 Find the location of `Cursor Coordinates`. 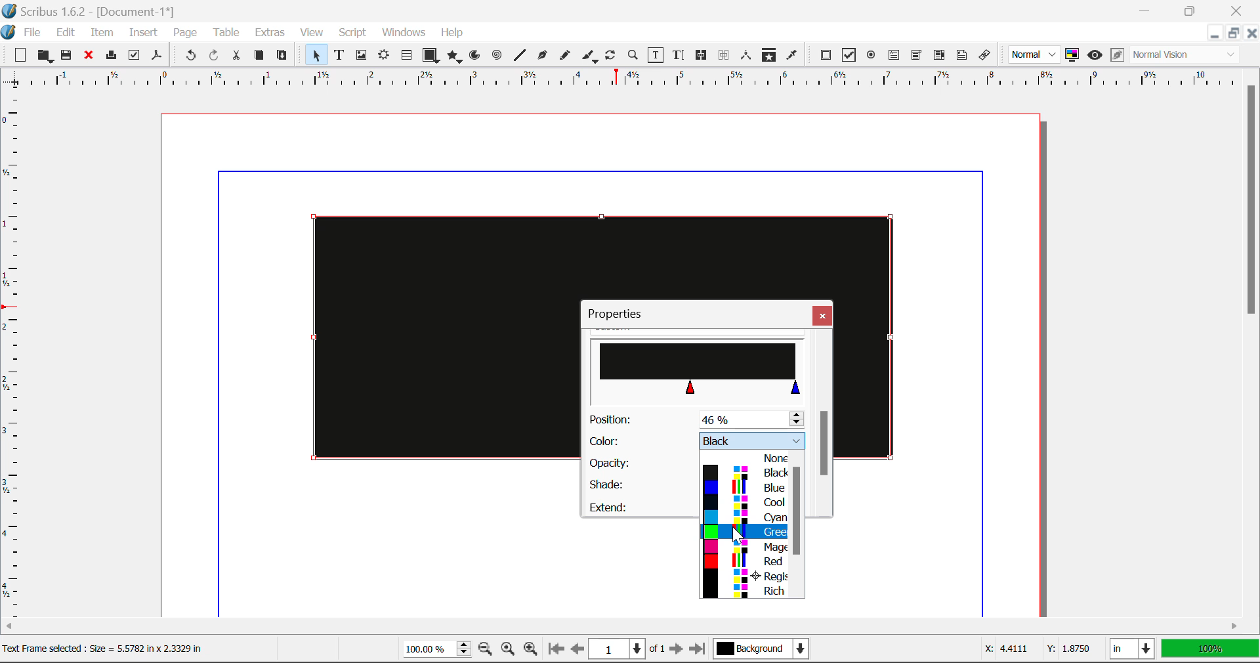

Cursor Coordinates is located at coordinates (1034, 649).